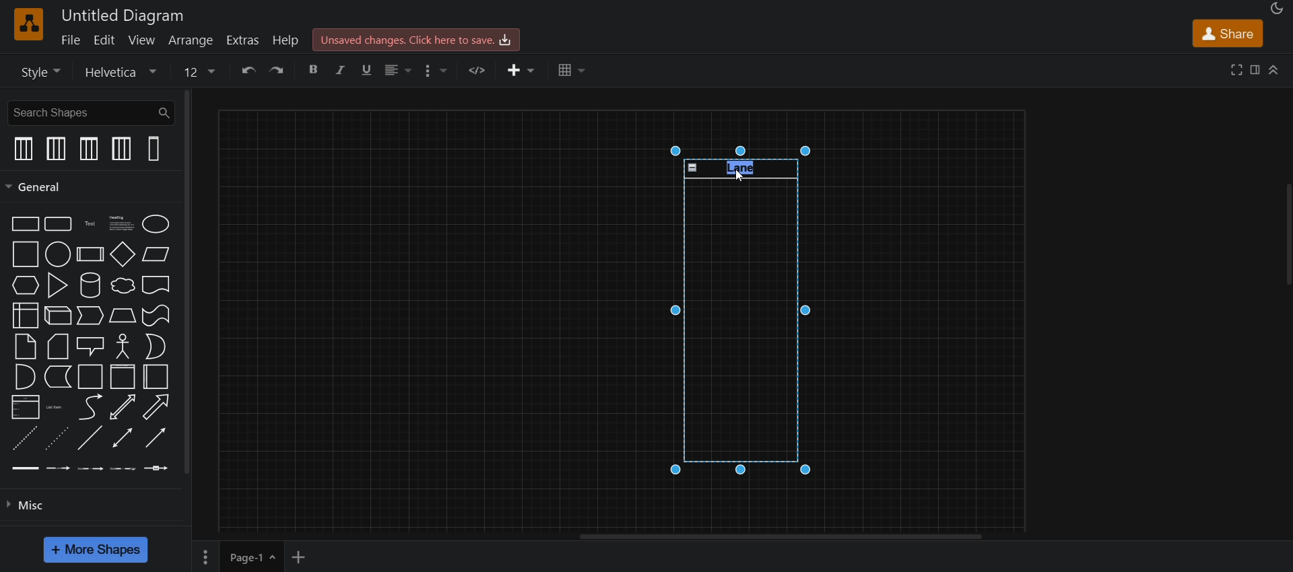 Image resolution: width=1293 pixels, height=572 pixels. What do you see at coordinates (26, 468) in the screenshot?
I see `link` at bounding box center [26, 468].